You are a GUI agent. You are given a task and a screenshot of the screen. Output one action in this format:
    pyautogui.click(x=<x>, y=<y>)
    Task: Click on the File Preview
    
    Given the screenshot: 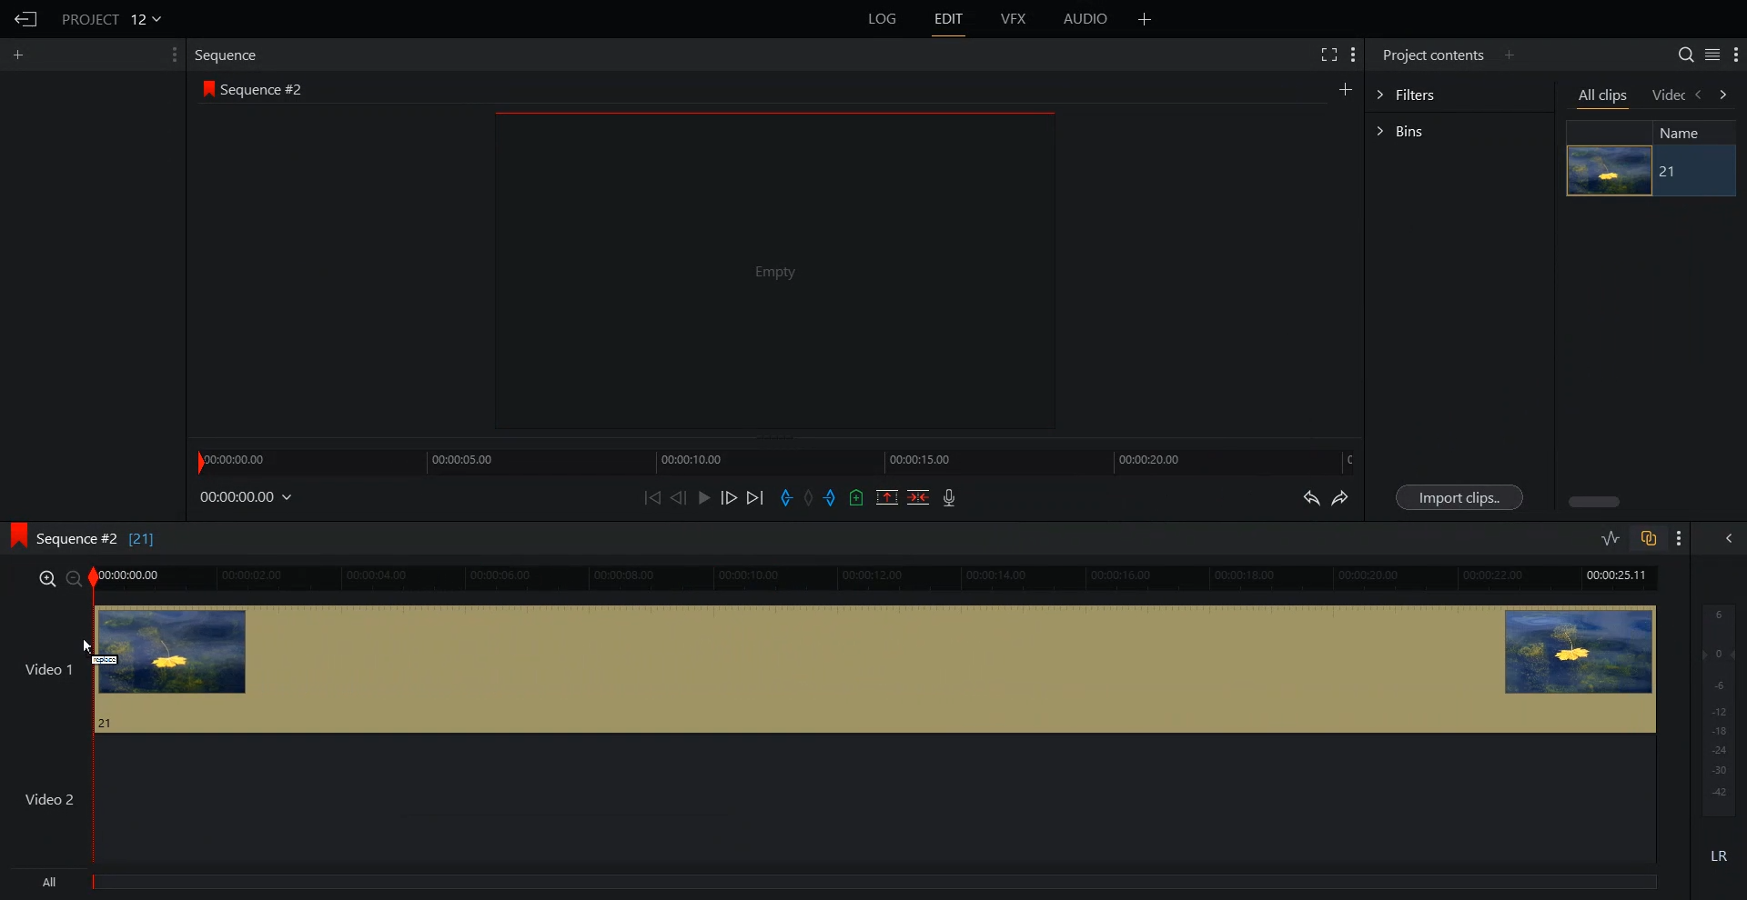 What is the action you would take?
    pyautogui.click(x=764, y=271)
    